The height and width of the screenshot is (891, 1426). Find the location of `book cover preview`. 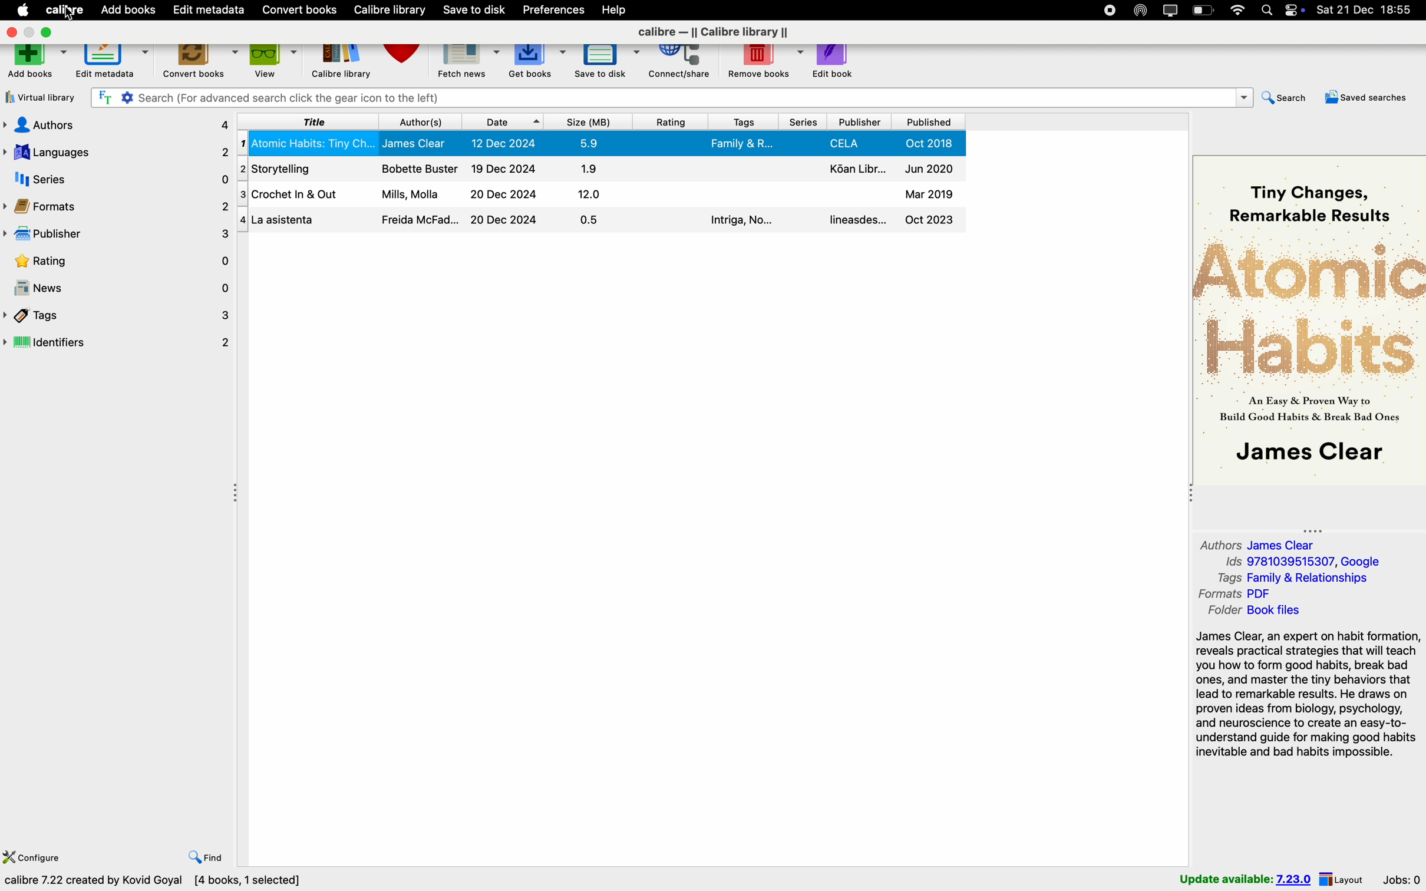

book cover preview is located at coordinates (1310, 318).